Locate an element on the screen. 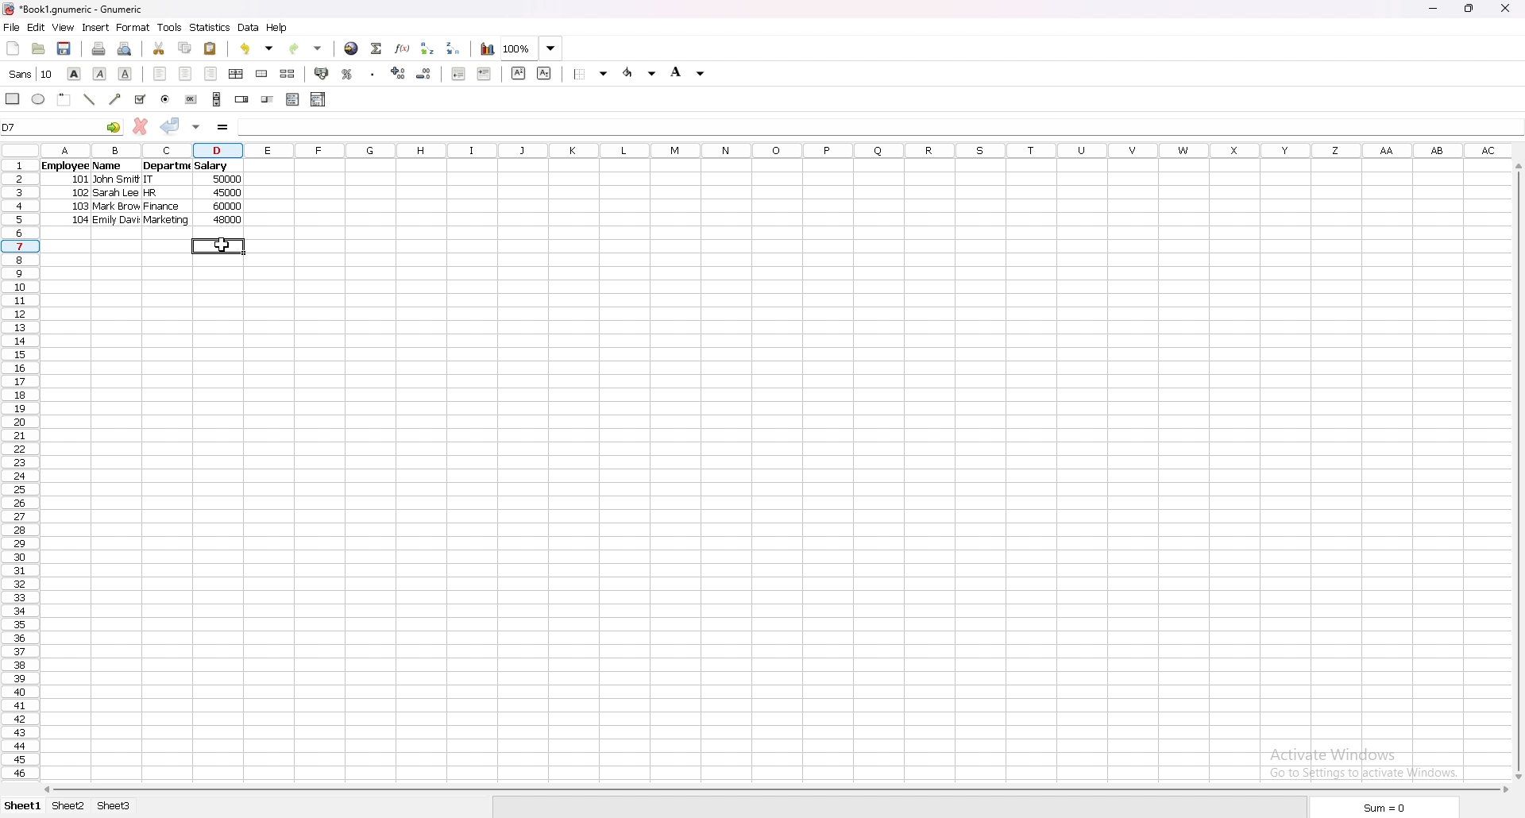 This screenshot has height=818, width=1525. thousands separator is located at coordinates (373, 73).